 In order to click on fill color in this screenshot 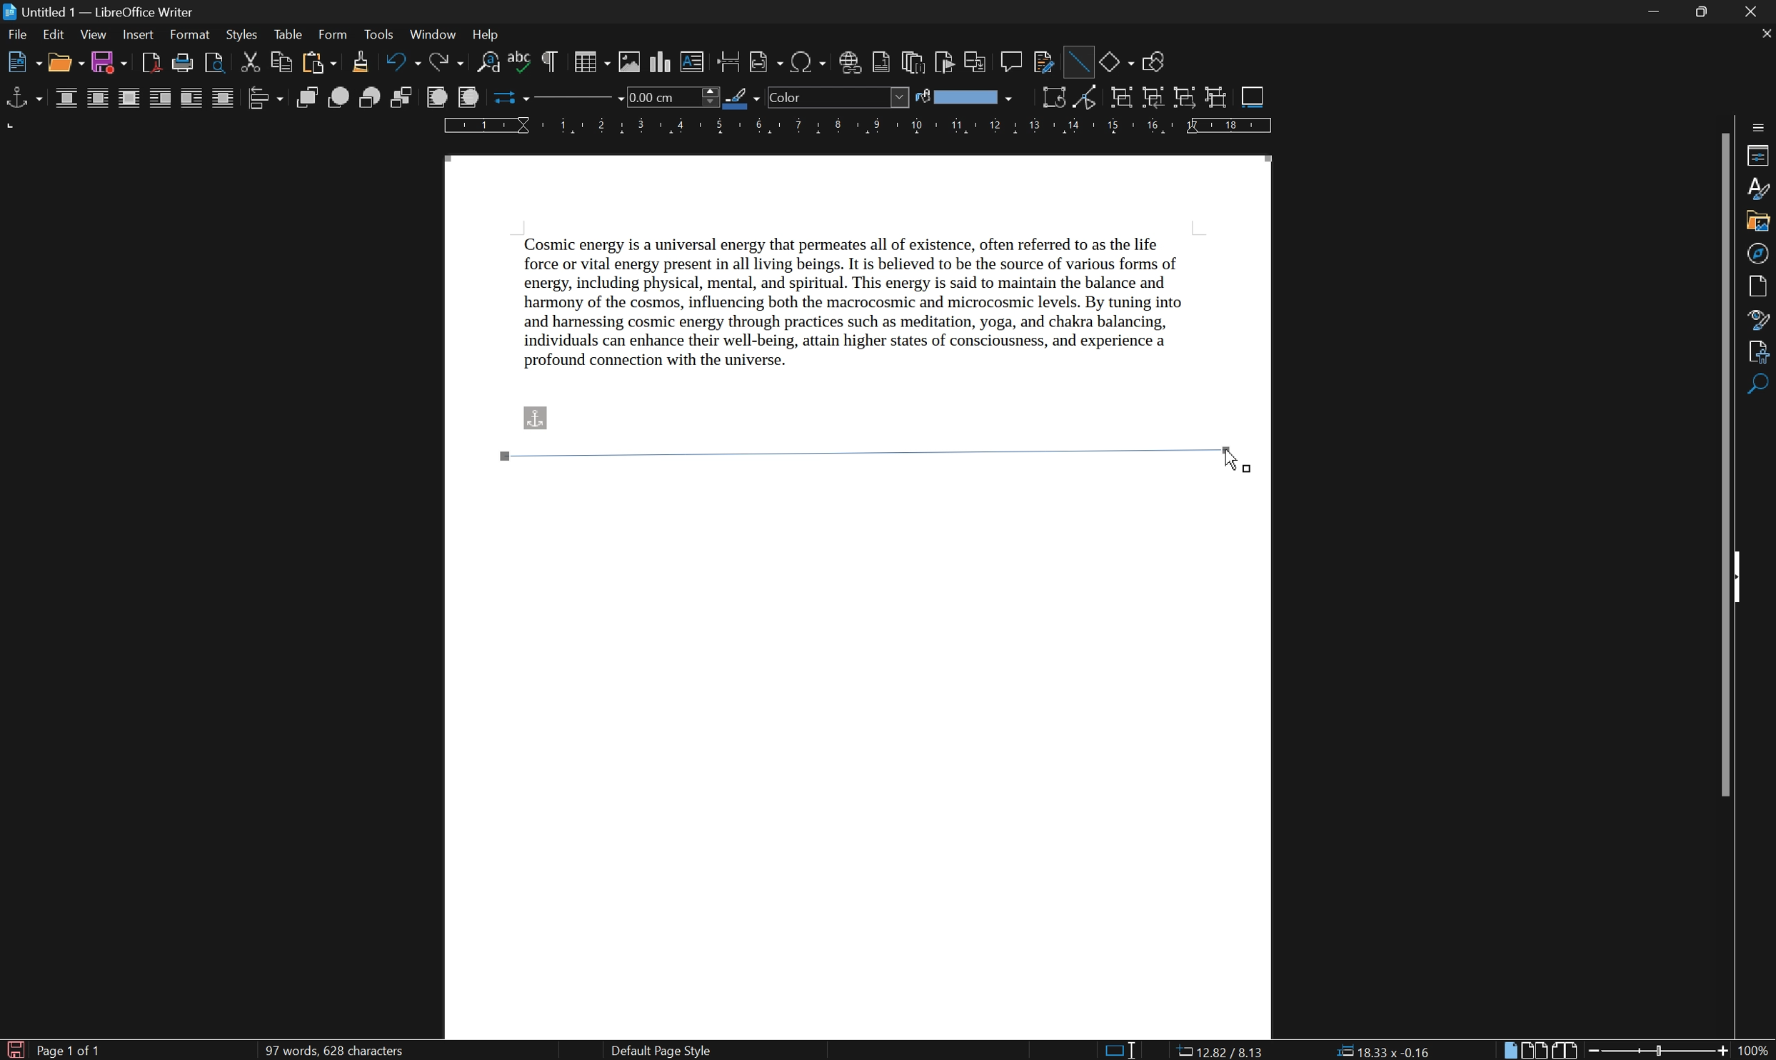, I will do `click(963, 97)`.